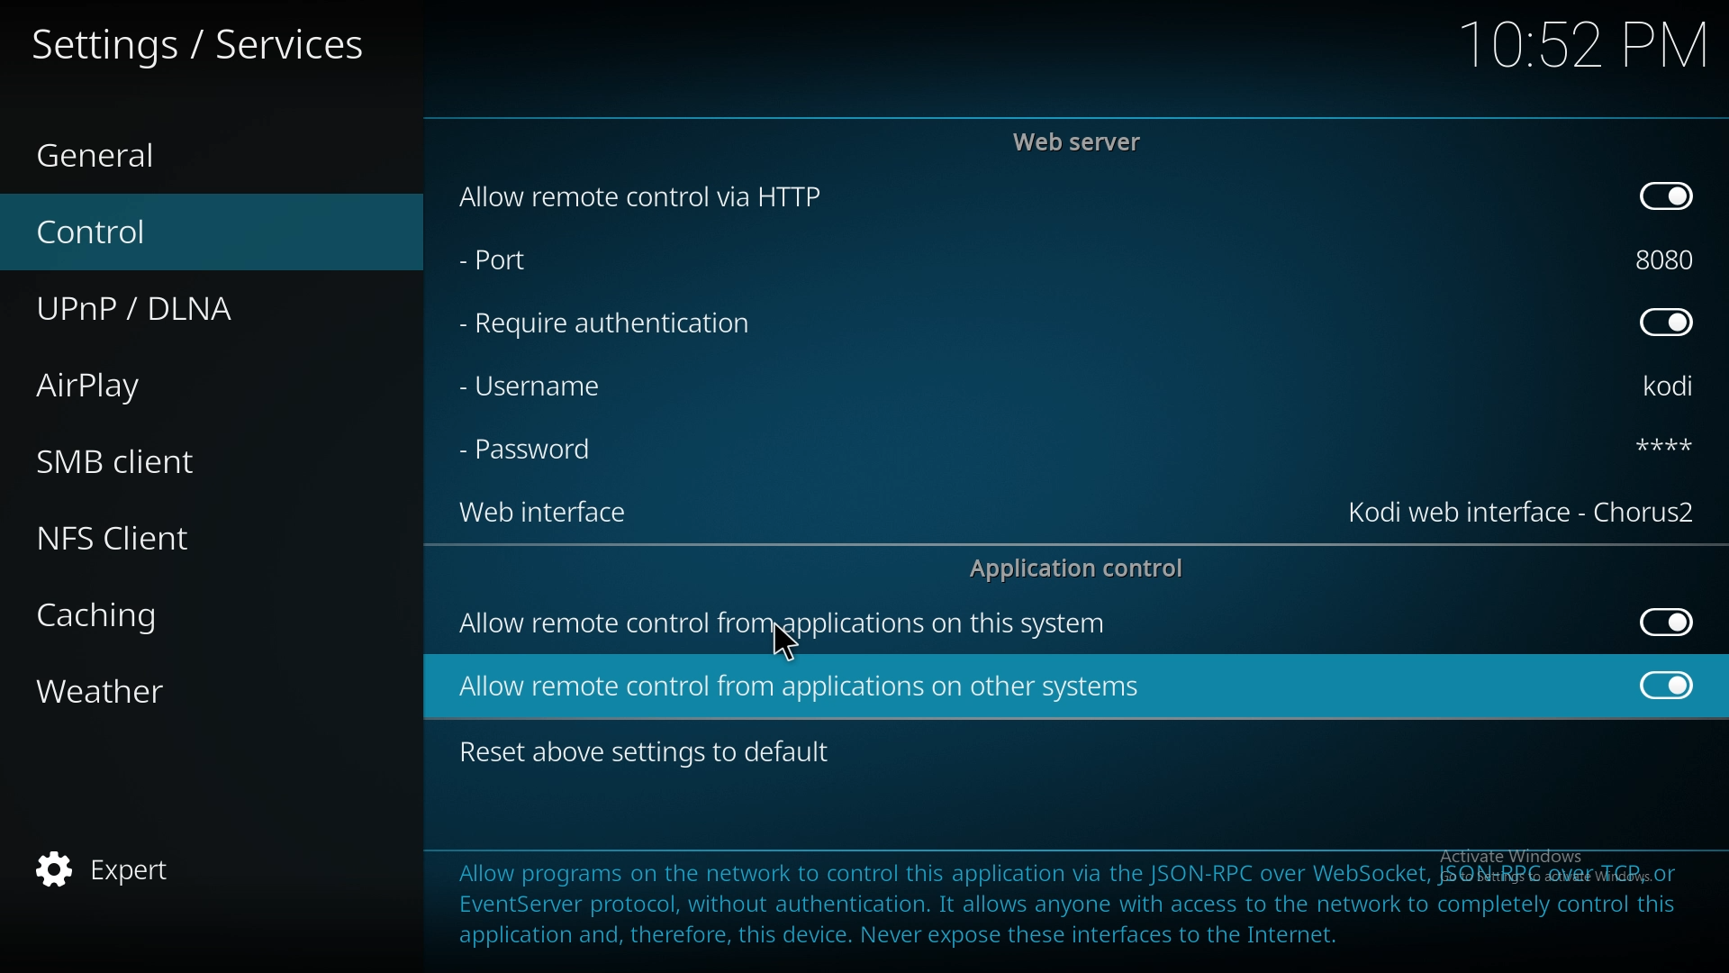 Image resolution: width=1729 pixels, height=973 pixels. I want to click on username, so click(1673, 388).